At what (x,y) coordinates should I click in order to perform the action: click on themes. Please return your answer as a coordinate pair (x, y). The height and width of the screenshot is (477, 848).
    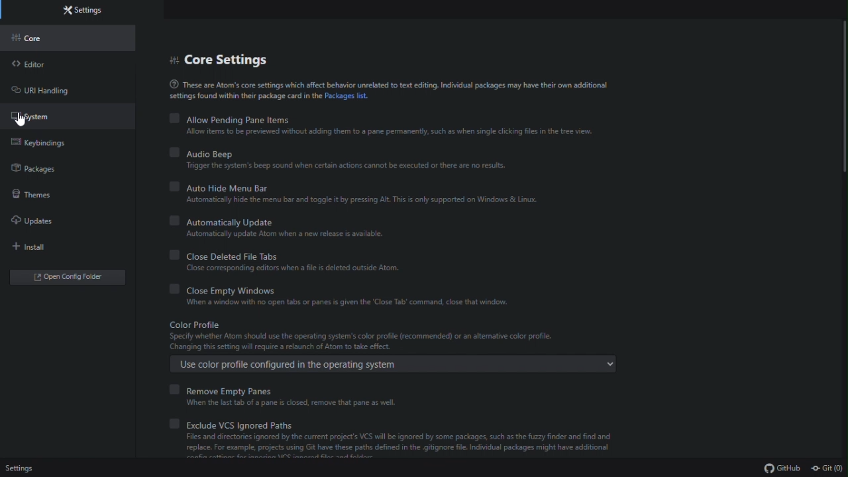
    Looking at the image, I should click on (36, 197).